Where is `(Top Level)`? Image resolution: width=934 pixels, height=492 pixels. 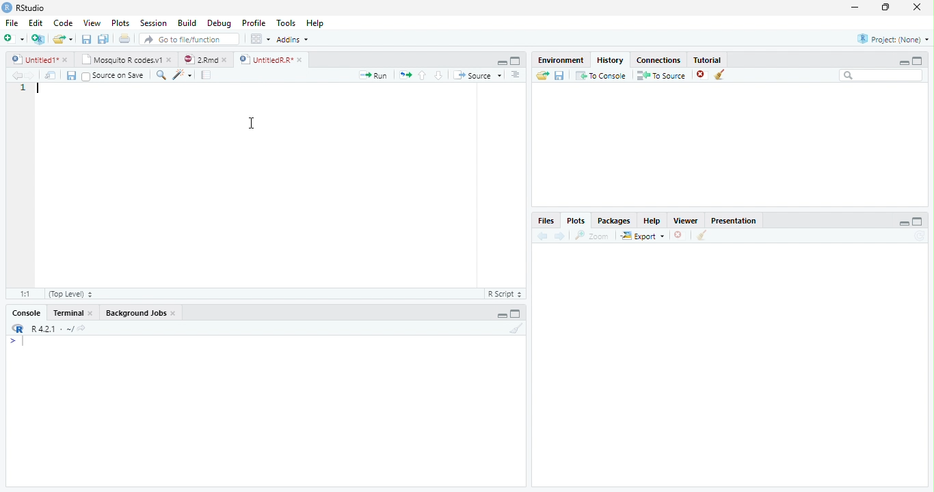 (Top Level) is located at coordinates (69, 293).